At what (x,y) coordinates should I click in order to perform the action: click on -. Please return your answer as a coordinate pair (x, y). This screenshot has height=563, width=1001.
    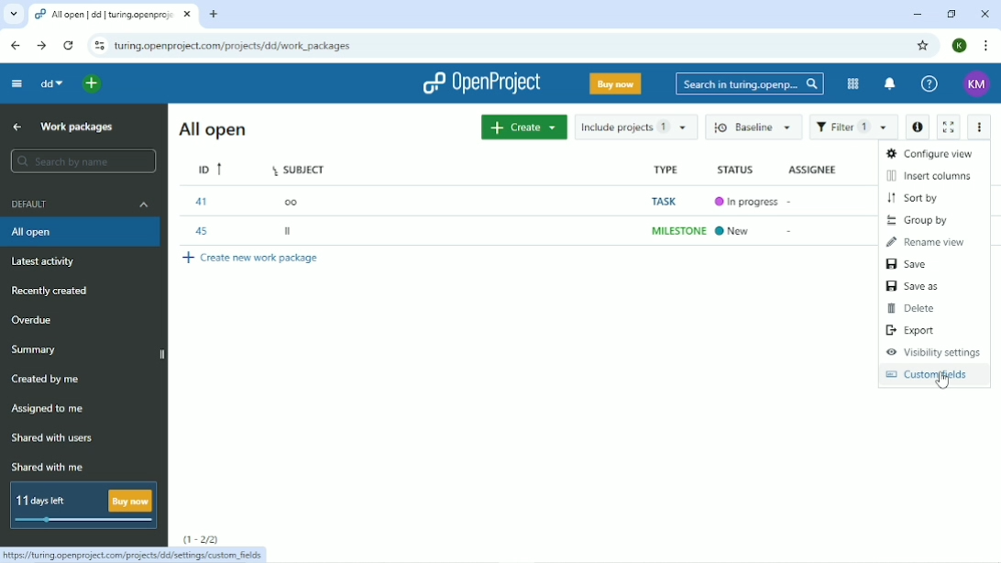
    Looking at the image, I should click on (795, 201).